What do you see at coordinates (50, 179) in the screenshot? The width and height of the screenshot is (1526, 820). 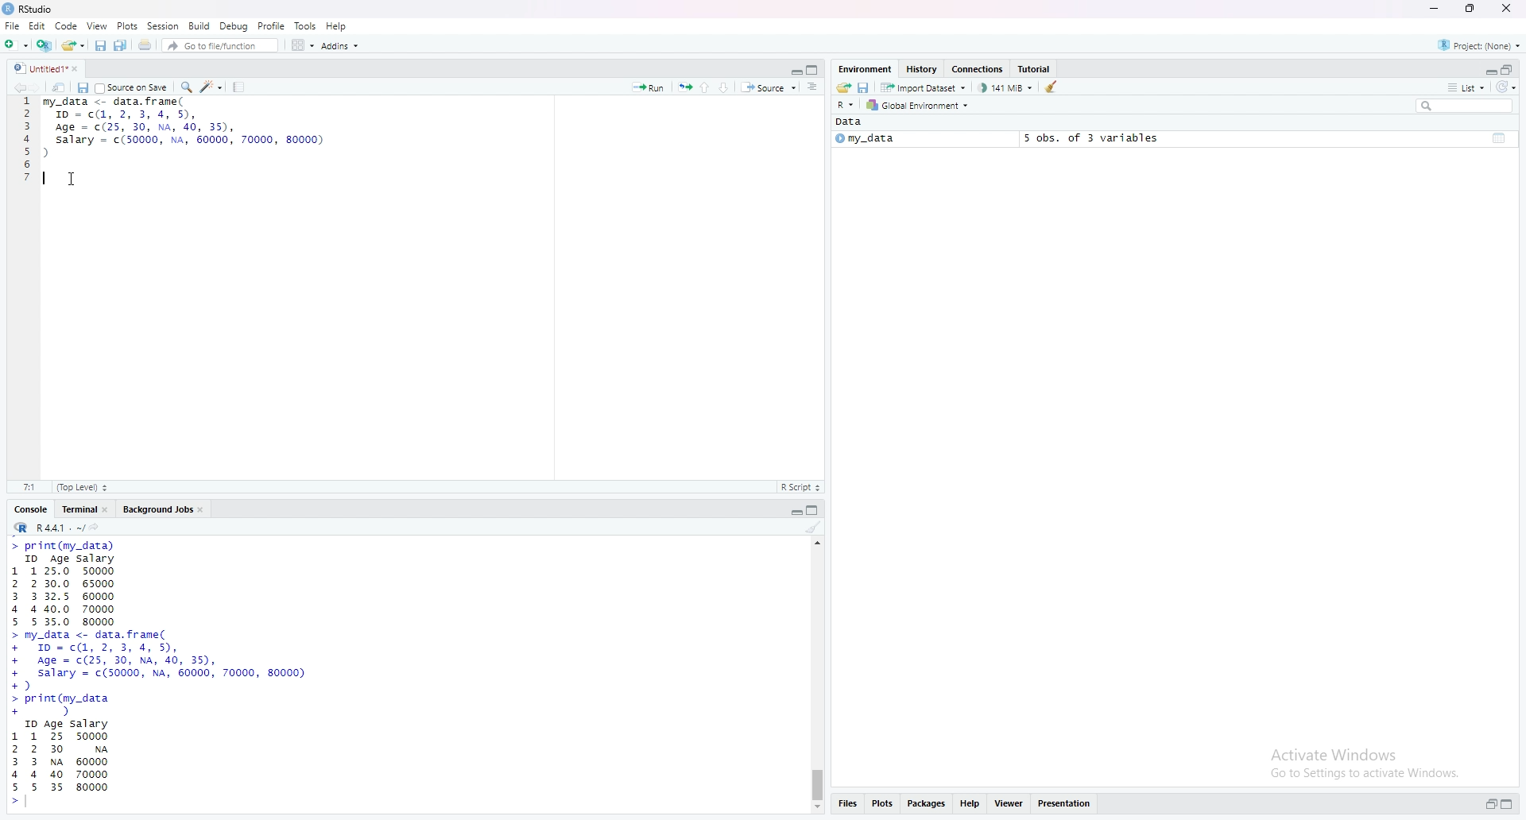 I see `text pointer` at bounding box center [50, 179].